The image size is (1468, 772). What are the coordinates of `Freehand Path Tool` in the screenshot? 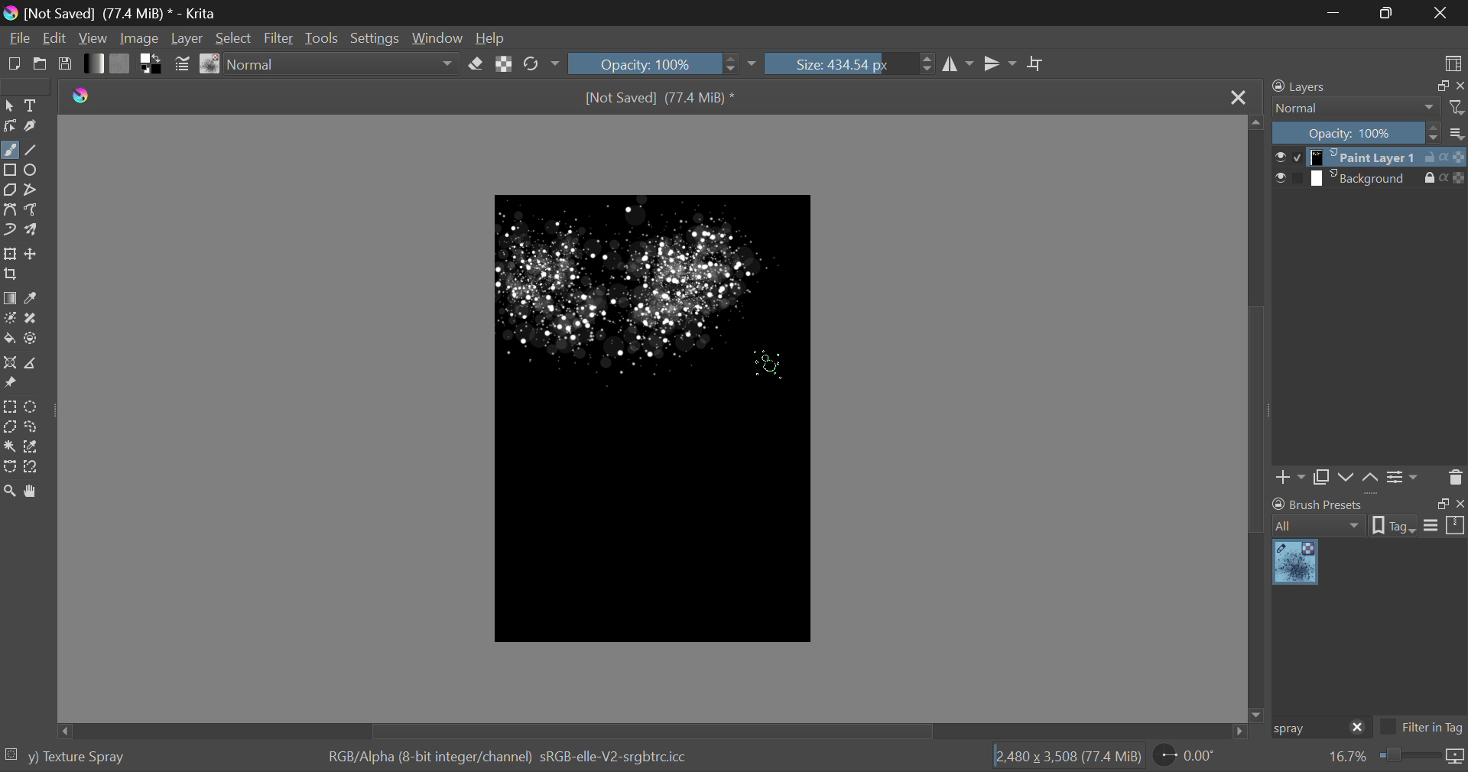 It's located at (32, 209).